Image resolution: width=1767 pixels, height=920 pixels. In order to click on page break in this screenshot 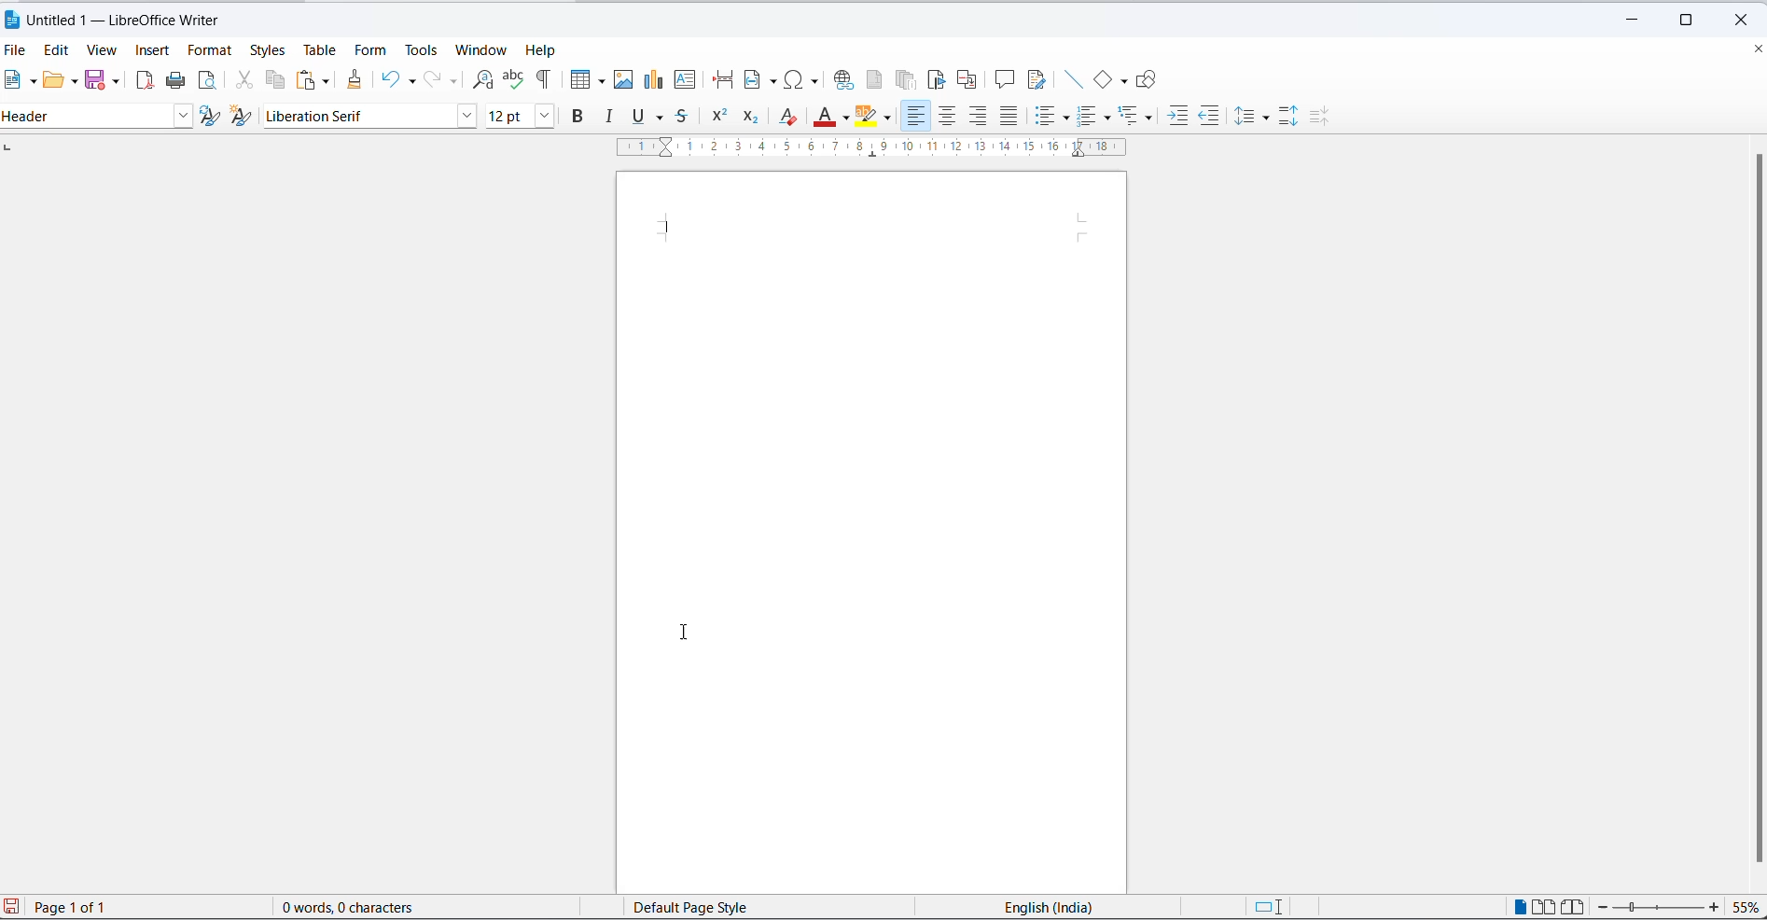, I will do `click(722, 80)`.